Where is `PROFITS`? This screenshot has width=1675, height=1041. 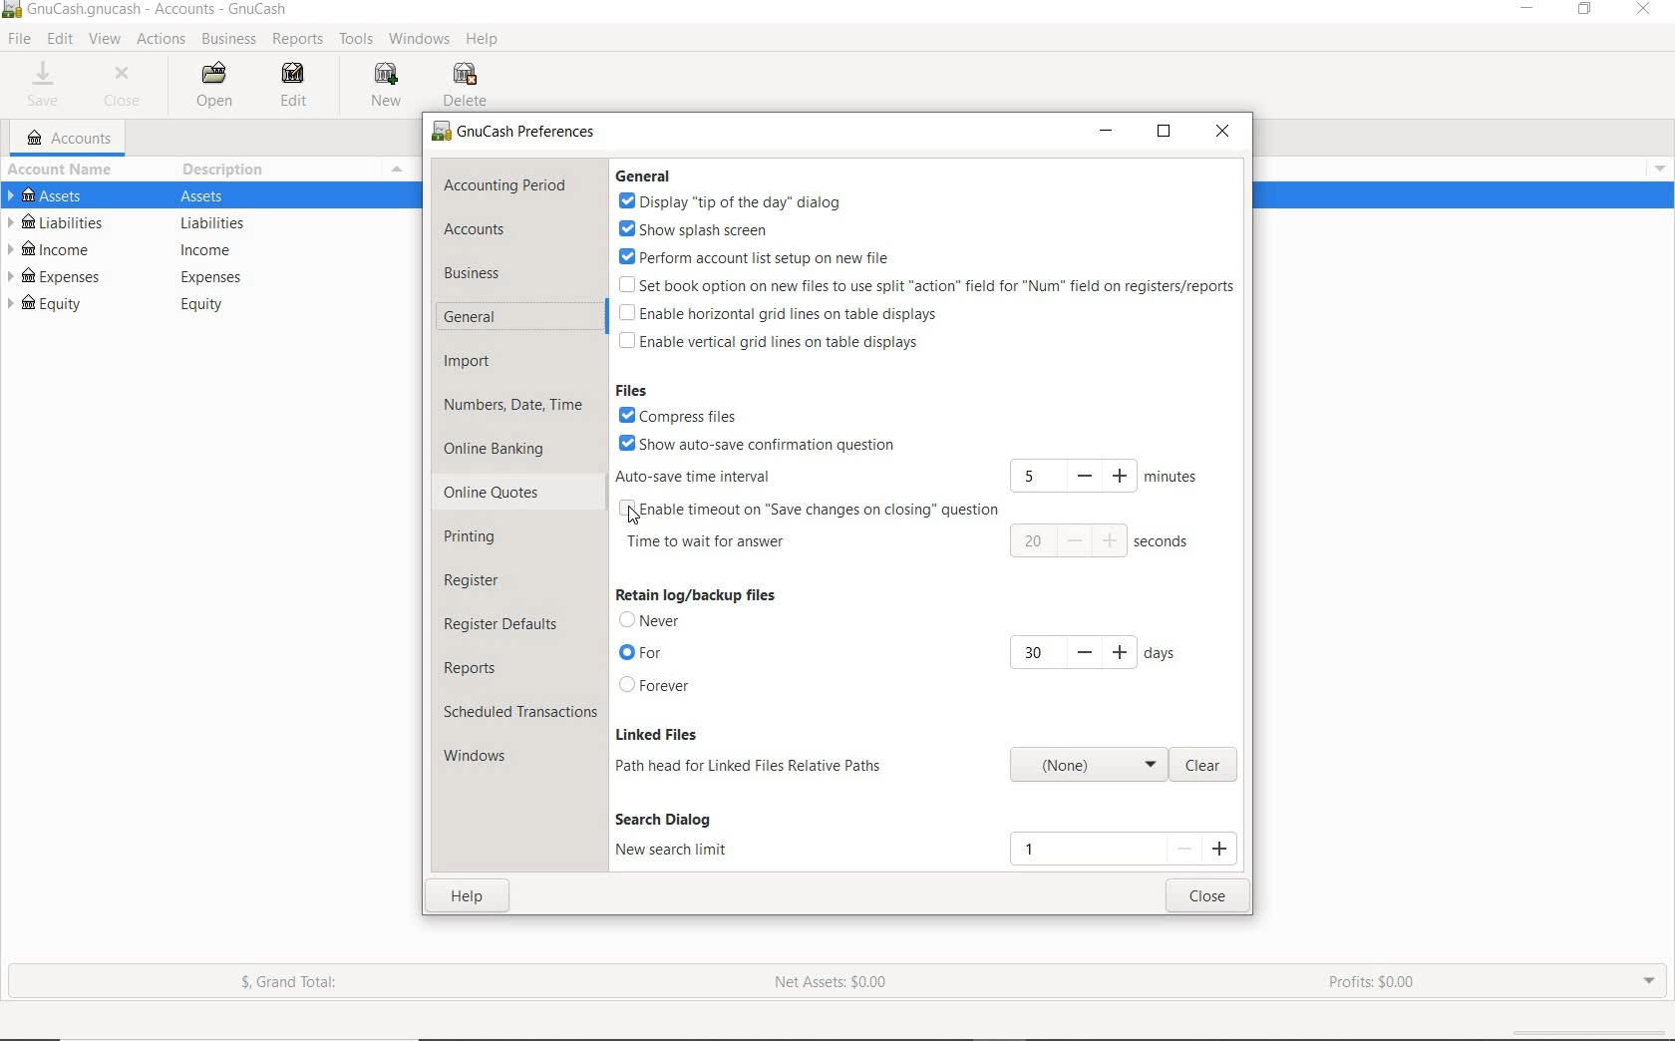
PROFITS is located at coordinates (1373, 984).